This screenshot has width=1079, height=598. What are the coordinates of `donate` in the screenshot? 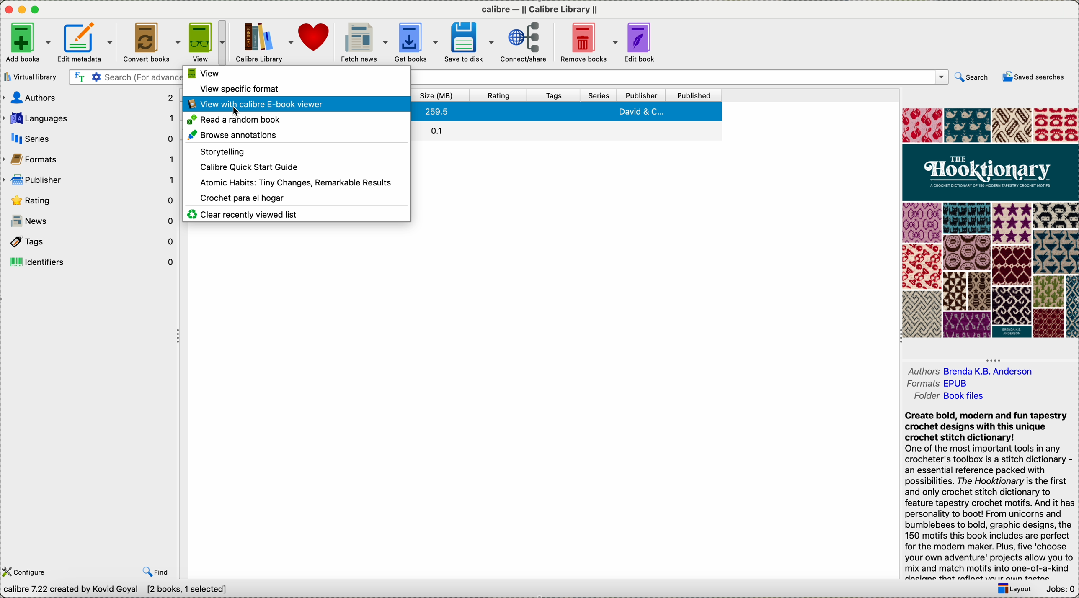 It's located at (315, 36).